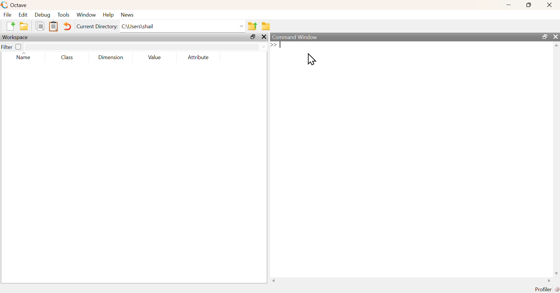  Describe the element at coordinates (98, 27) in the screenshot. I see `Current Directory:` at that location.